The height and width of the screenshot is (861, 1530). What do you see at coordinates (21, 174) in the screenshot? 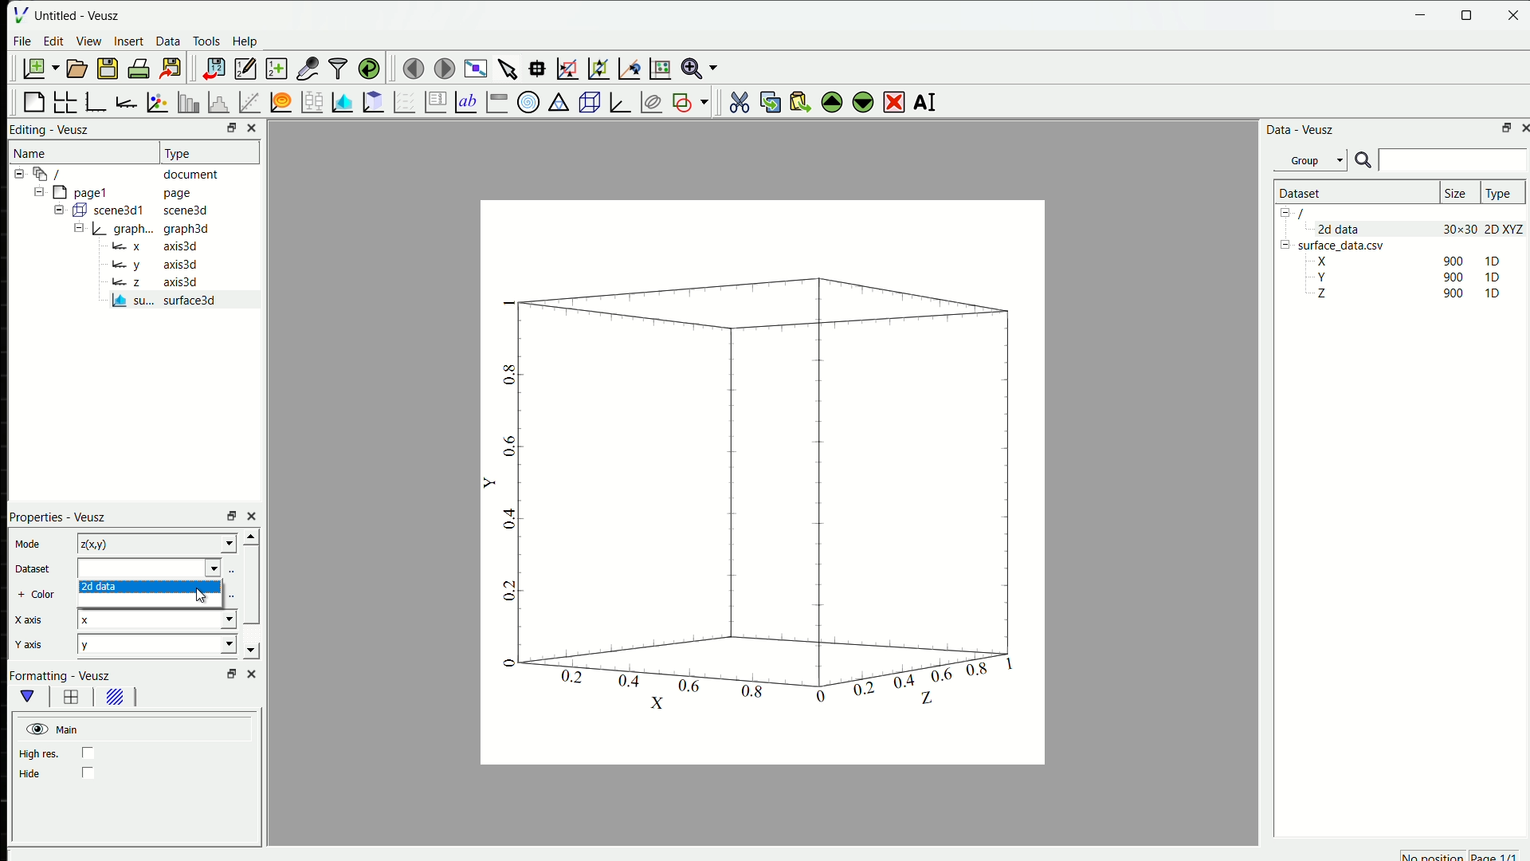
I see `Collapse /expand` at bounding box center [21, 174].